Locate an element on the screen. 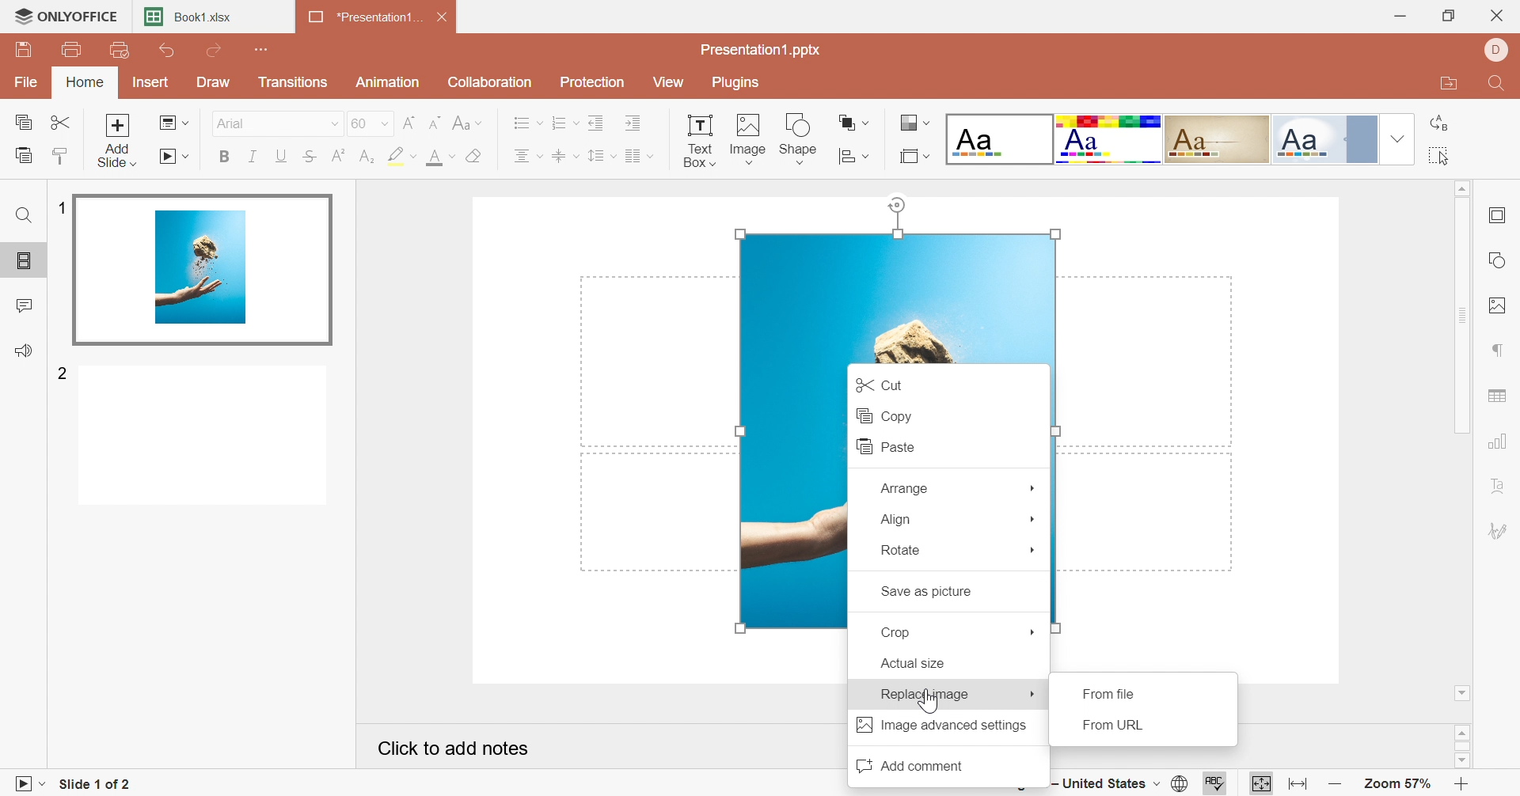 The image size is (1520, 796). Insert columns is located at coordinates (639, 154).